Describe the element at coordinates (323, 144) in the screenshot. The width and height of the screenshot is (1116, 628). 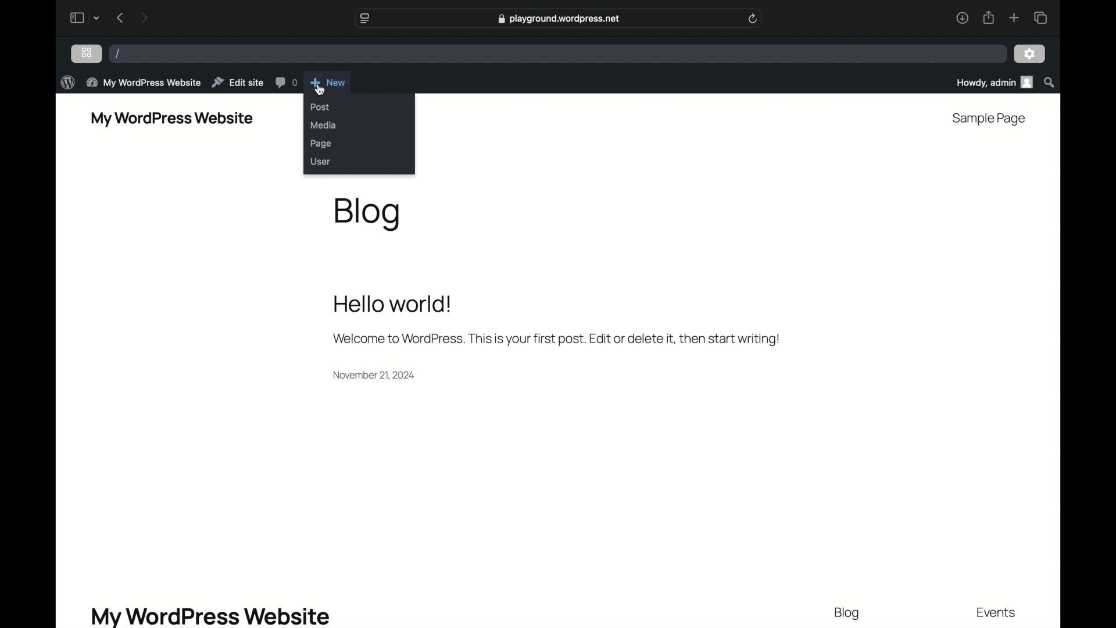
I see `page` at that location.